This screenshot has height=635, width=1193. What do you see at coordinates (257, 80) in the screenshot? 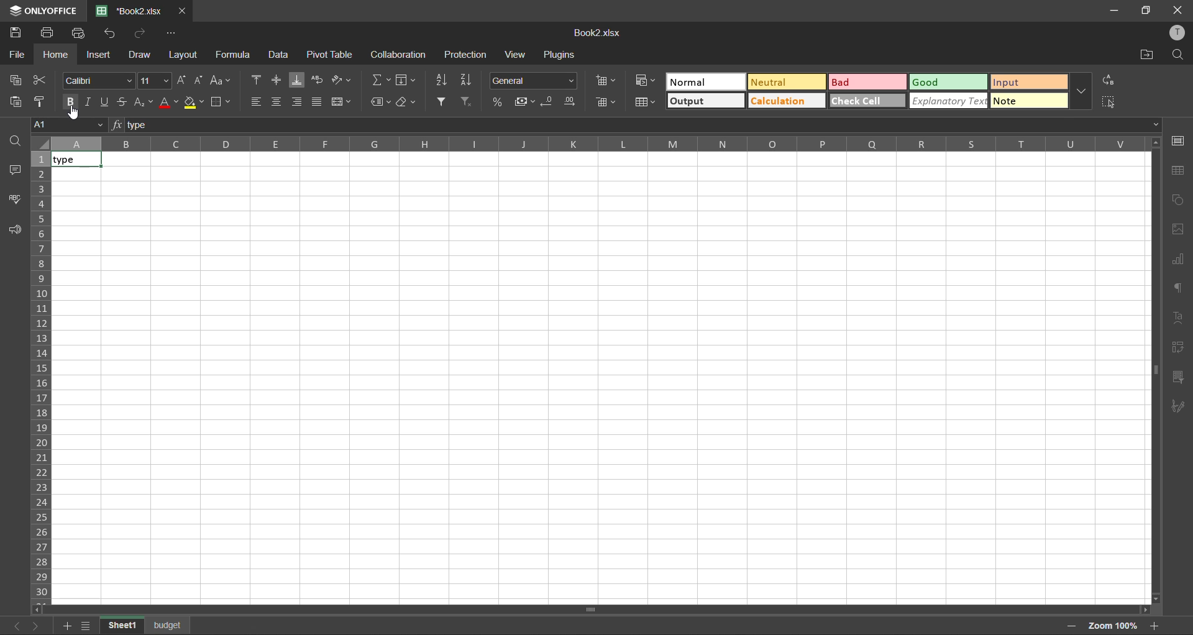
I see `align top` at bounding box center [257, 80].